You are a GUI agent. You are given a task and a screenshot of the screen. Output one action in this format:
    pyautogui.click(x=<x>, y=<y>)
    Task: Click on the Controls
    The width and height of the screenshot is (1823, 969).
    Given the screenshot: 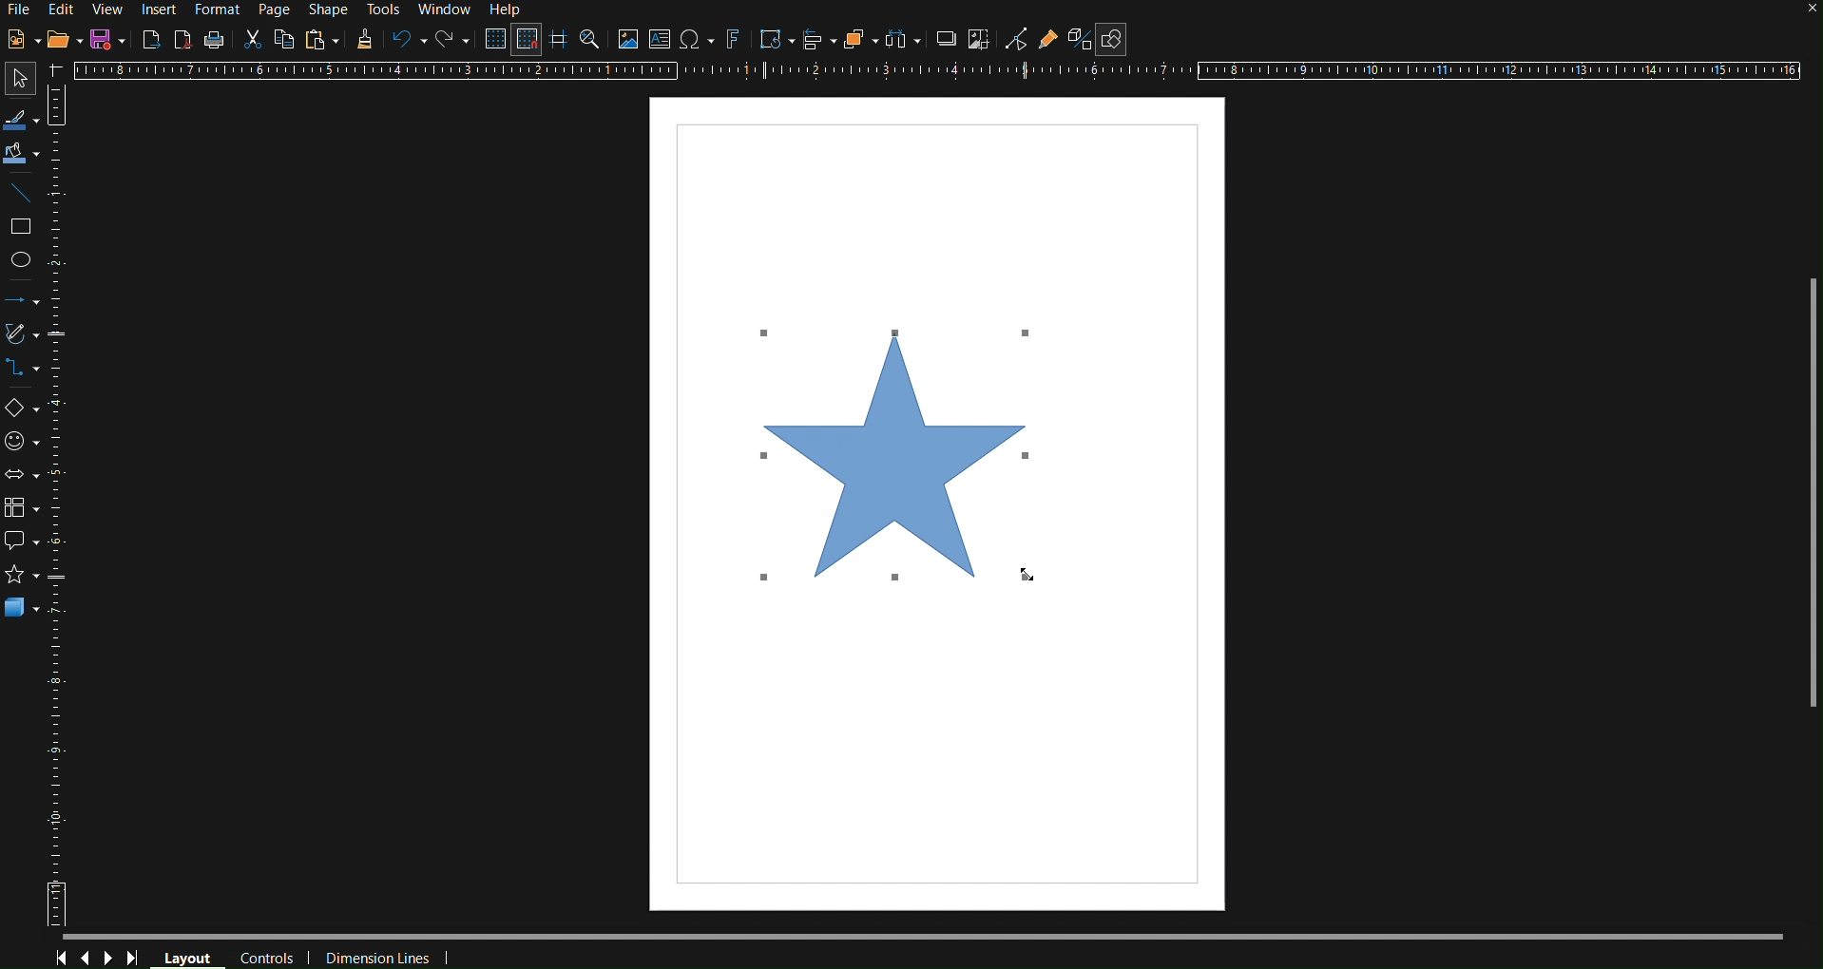 What is the action you would take?
    pyautogui.click(x=266, y=956)
    